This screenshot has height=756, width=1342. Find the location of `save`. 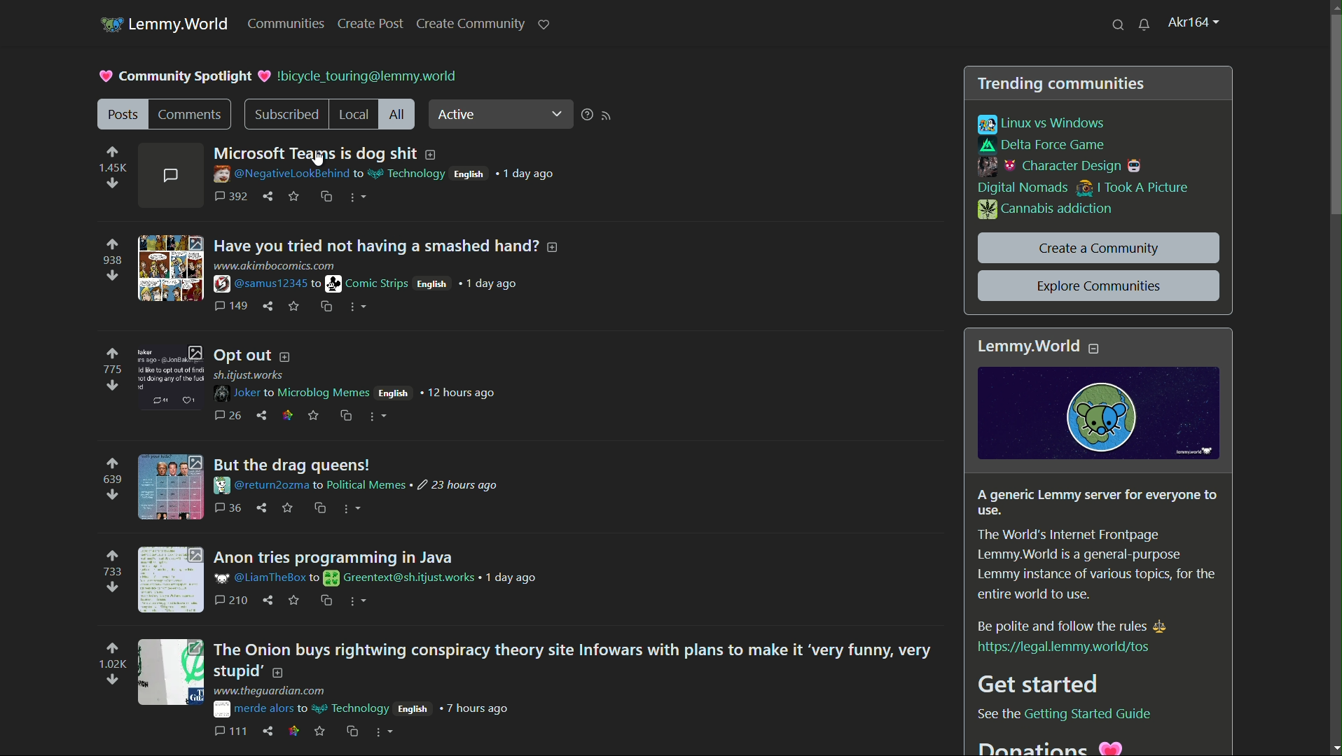

save is located at coordinates (314, 415).